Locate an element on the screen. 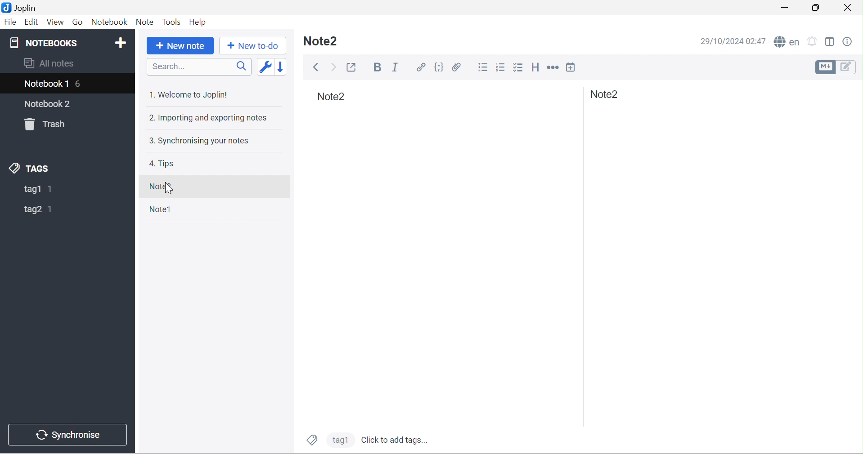 The width and height of the screenshot is (863, 454). Toggle editor layout is located at coordinates (831, 40).